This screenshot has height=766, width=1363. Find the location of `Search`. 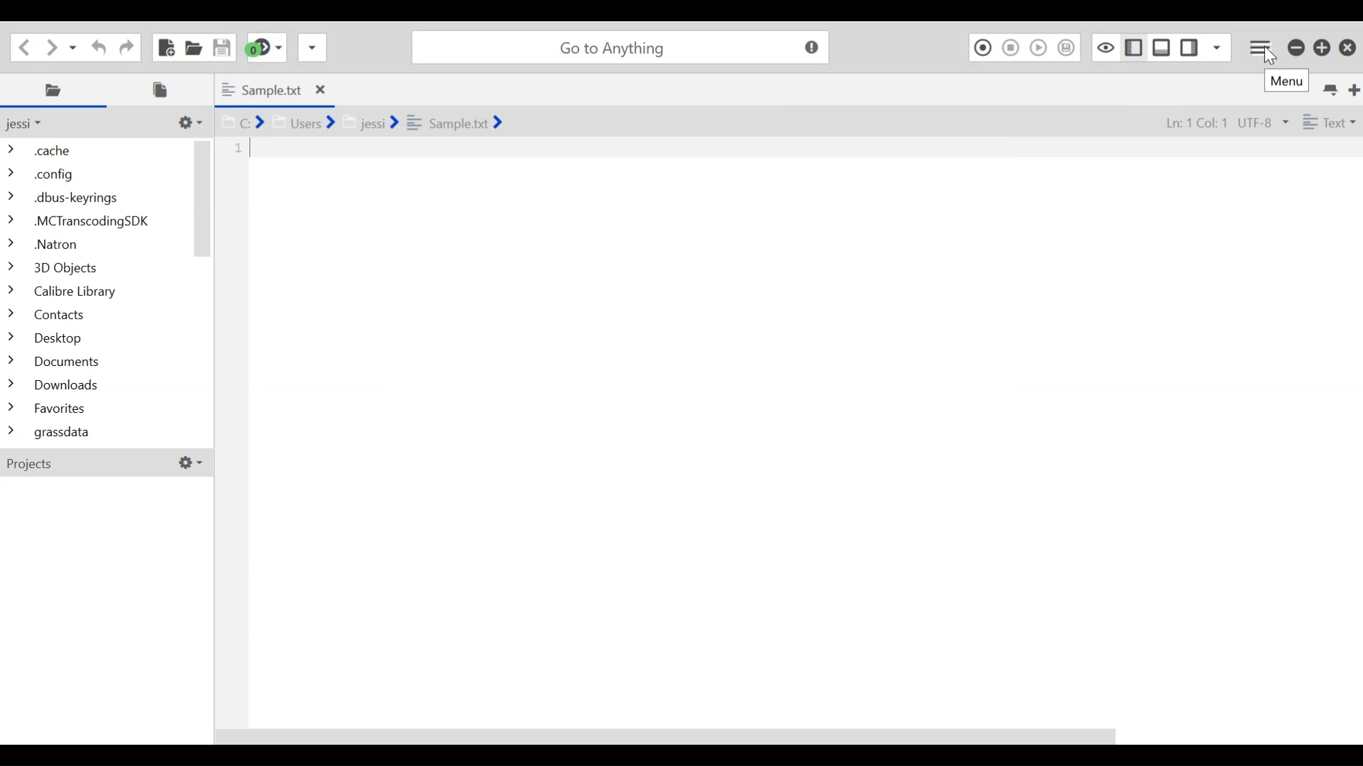

Search is located at coordinates (620, 47).